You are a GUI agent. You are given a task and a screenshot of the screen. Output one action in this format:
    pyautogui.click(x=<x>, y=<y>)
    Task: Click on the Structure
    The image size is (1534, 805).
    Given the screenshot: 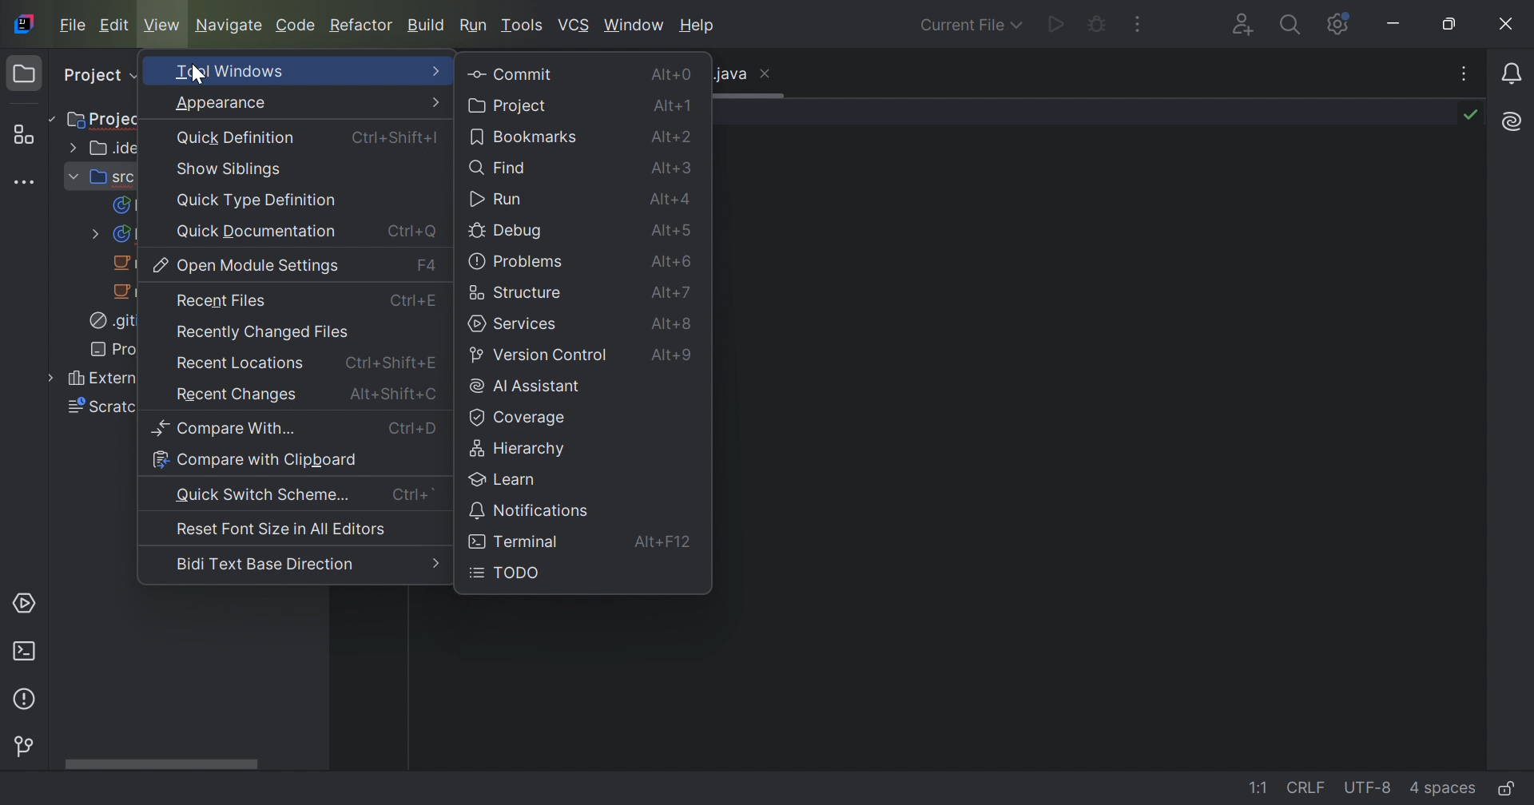 What is the action you would take?
    pyautogui.click(x=517, y=293)
    